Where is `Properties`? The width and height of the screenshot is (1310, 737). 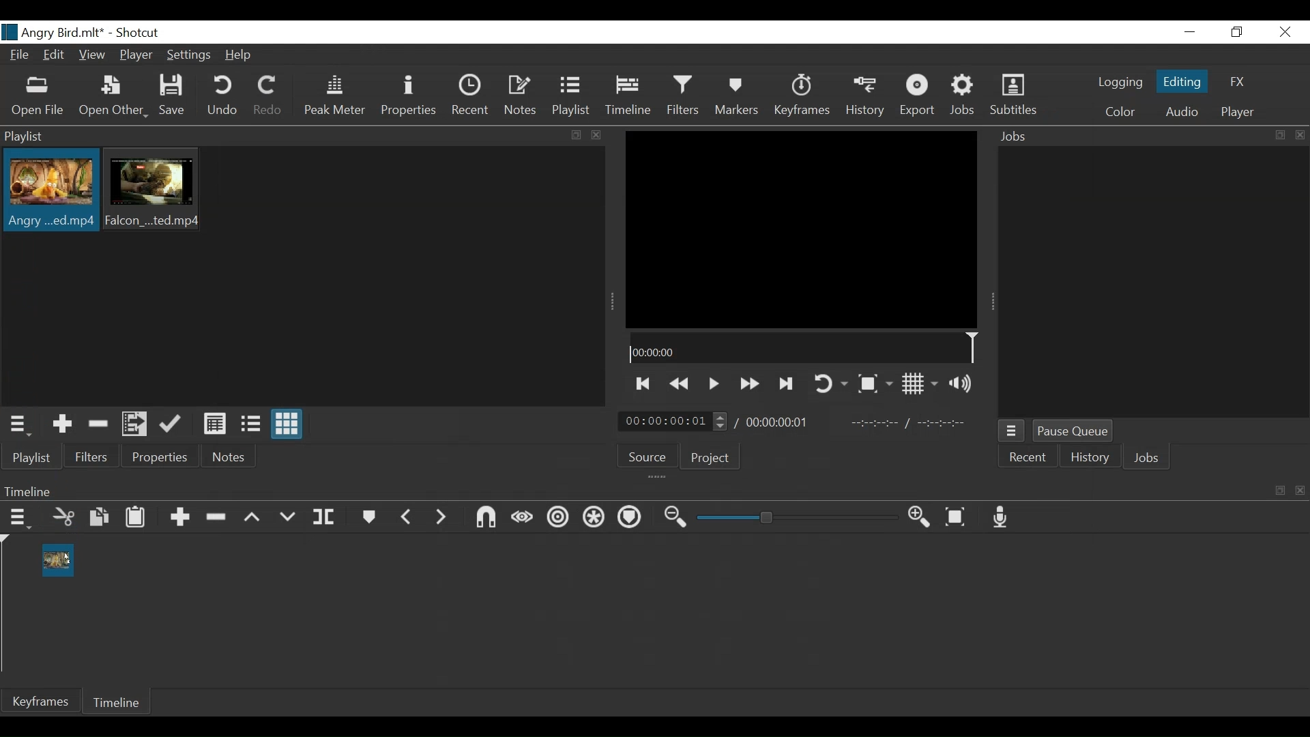 Properties is located at coordinates (410, 96).